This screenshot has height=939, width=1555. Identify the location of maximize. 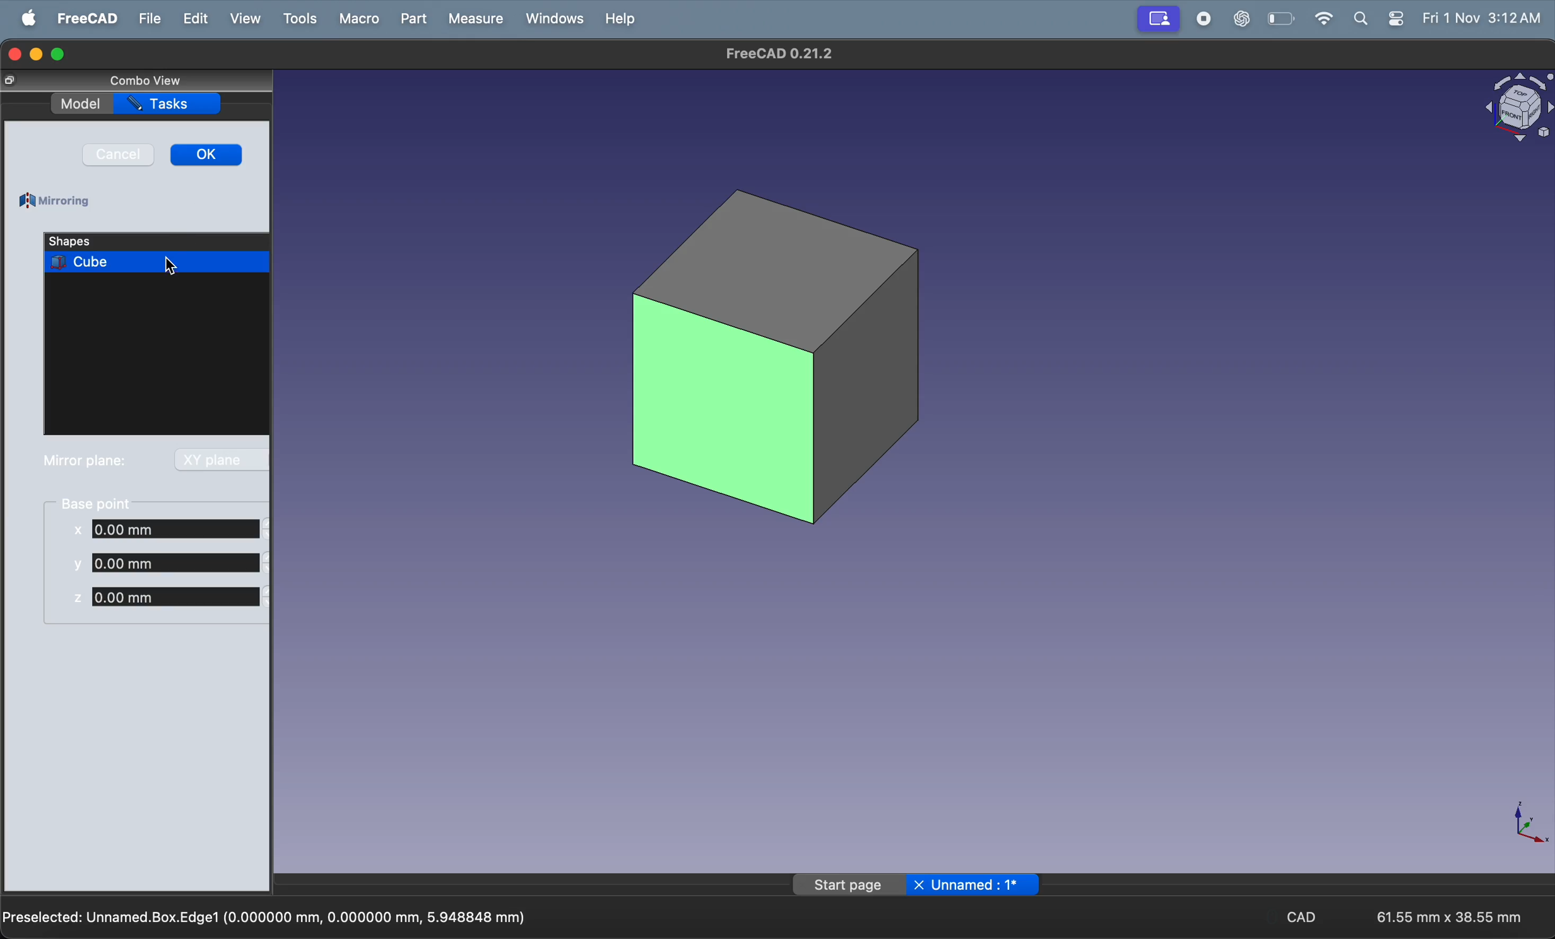
(57, 54).